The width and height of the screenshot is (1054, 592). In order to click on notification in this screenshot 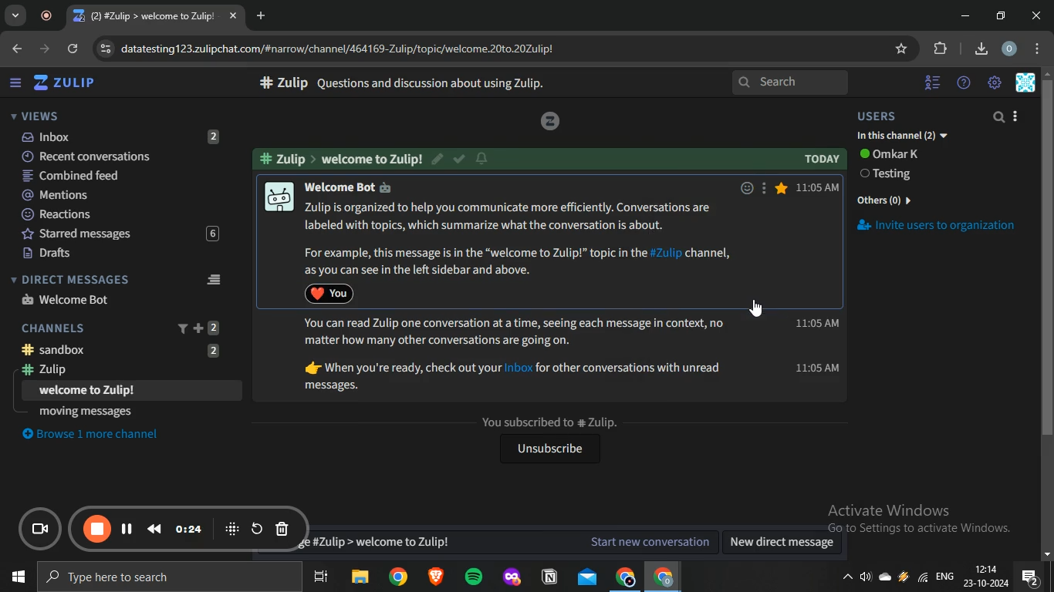, I will do `click(482, 158)`.